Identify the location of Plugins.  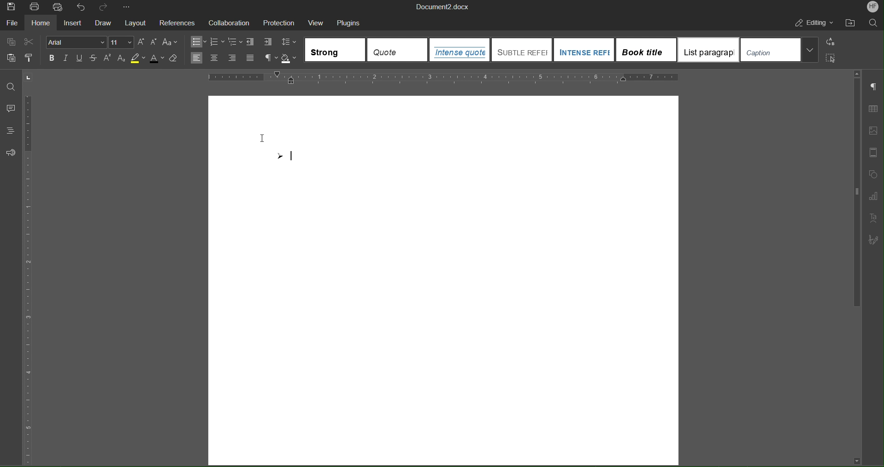
(352, 23).